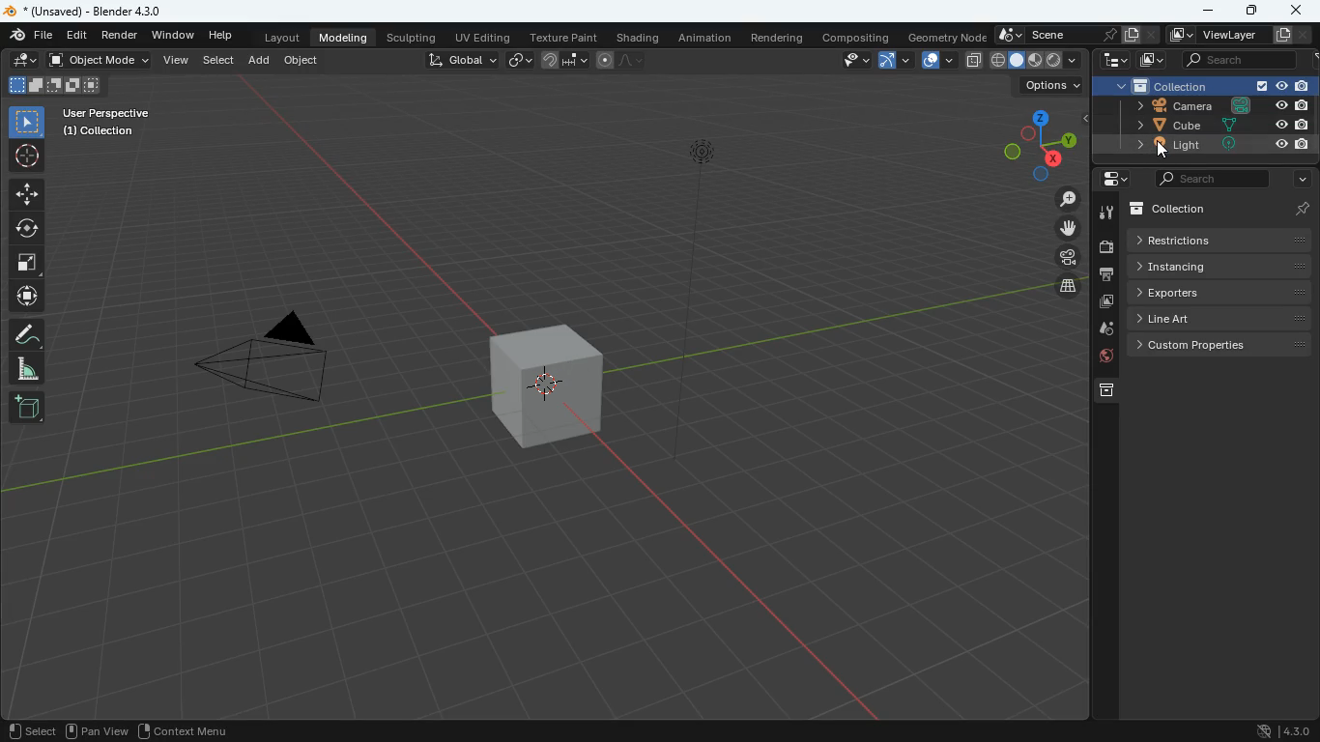 This screenshot has width=1320, height=742. Describe the element at coordinates (1114, 179) in the screenshot. I see `settings` at that location.